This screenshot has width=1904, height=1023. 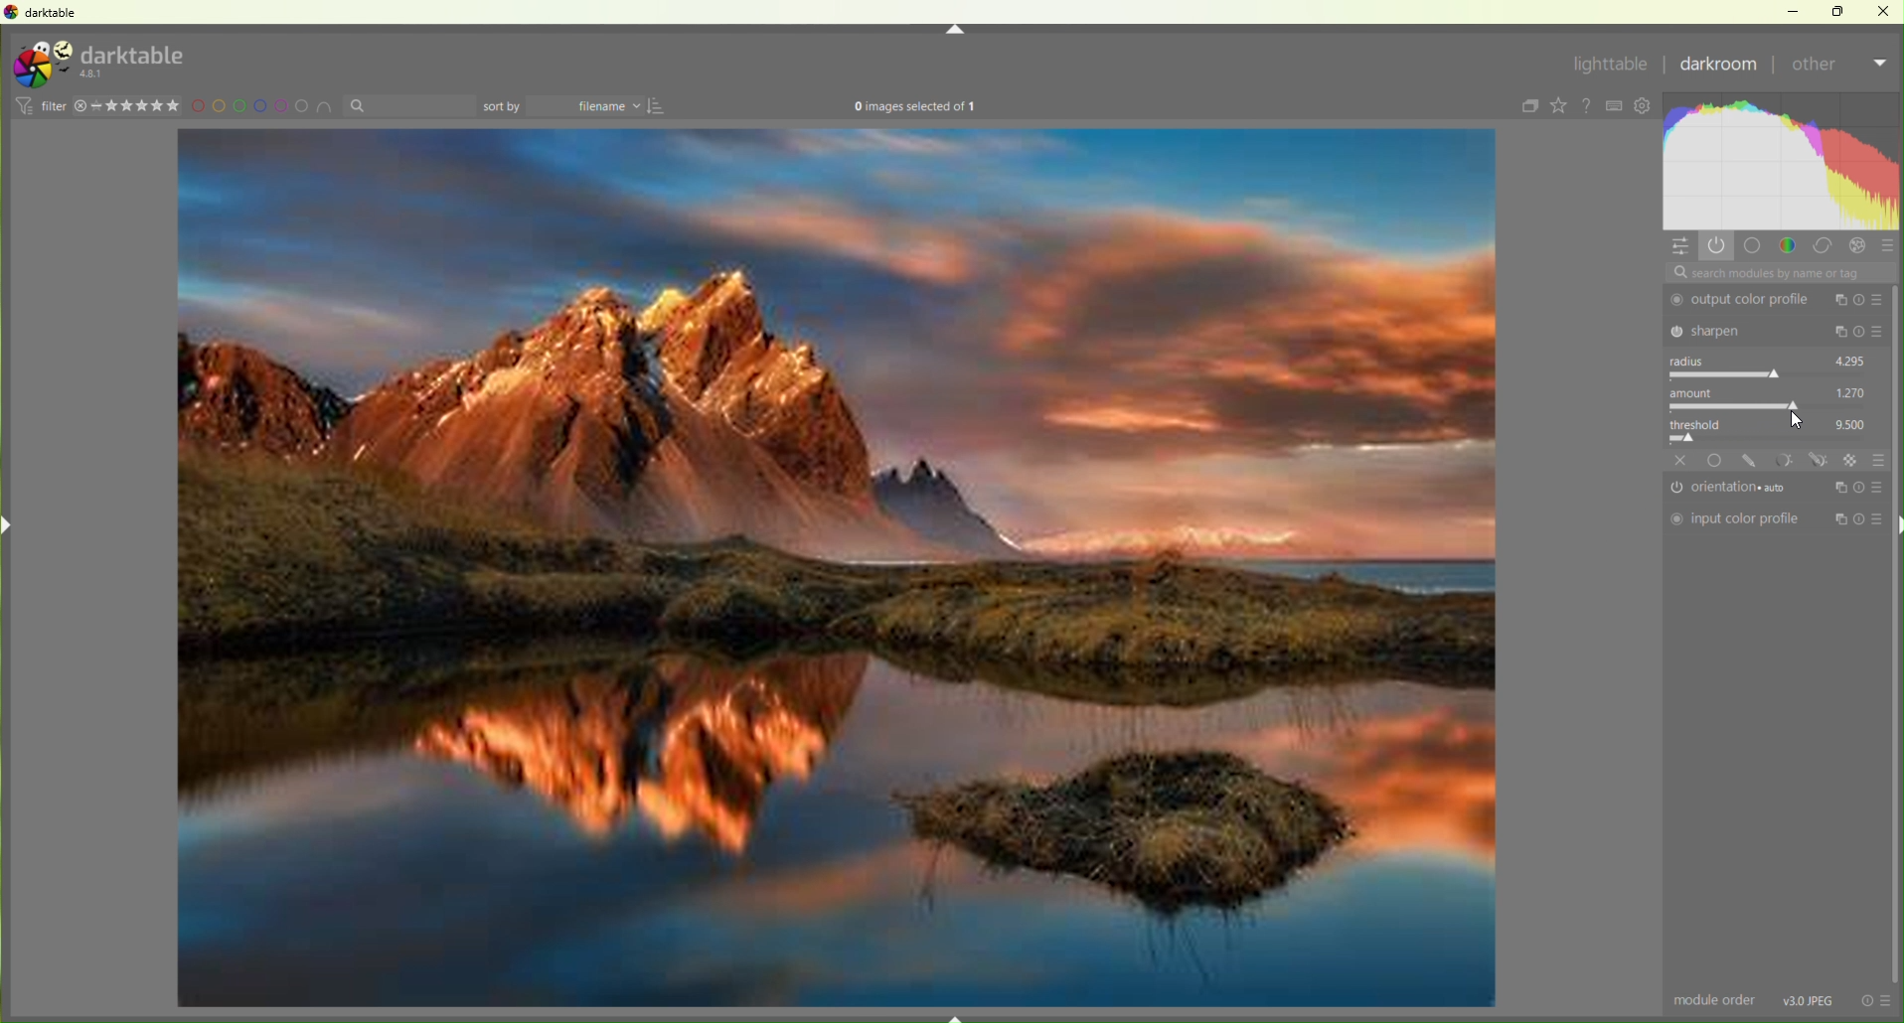 What do you see at coordinates (1702, 422) in the screenshot?
I see `threshold` at bounding box center [1702, 422].